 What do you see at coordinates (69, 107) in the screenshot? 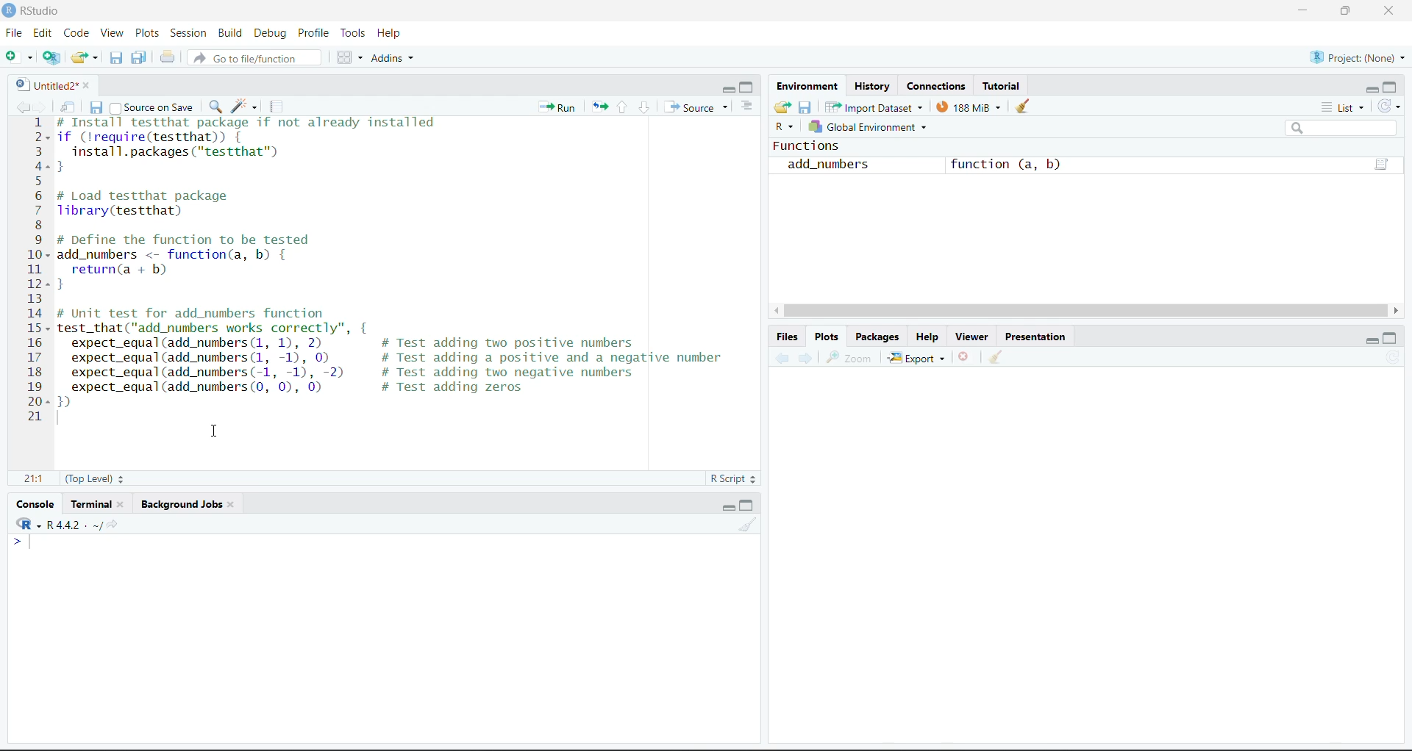
I see `show in new window` at bounding box center [69, 107].